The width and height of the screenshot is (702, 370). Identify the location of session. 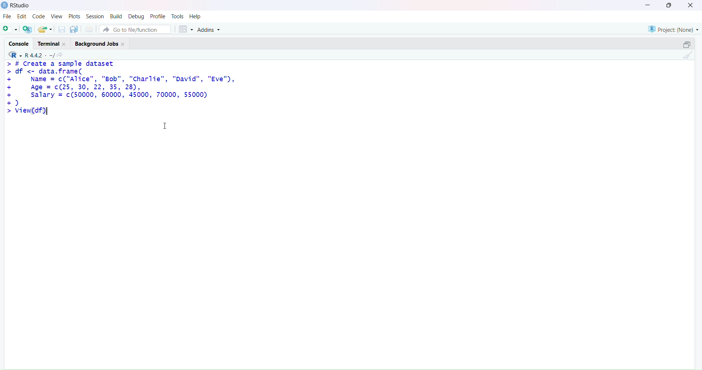
(95, 16).